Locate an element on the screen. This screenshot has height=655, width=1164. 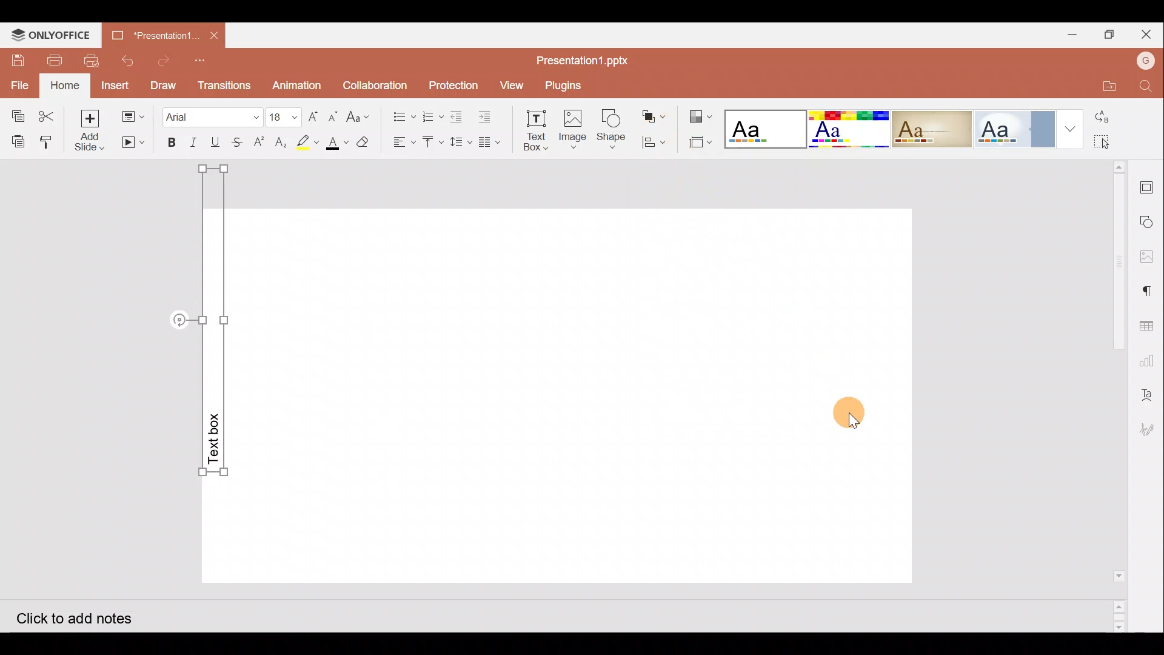
Plugins is located at coordinates (565, 84).